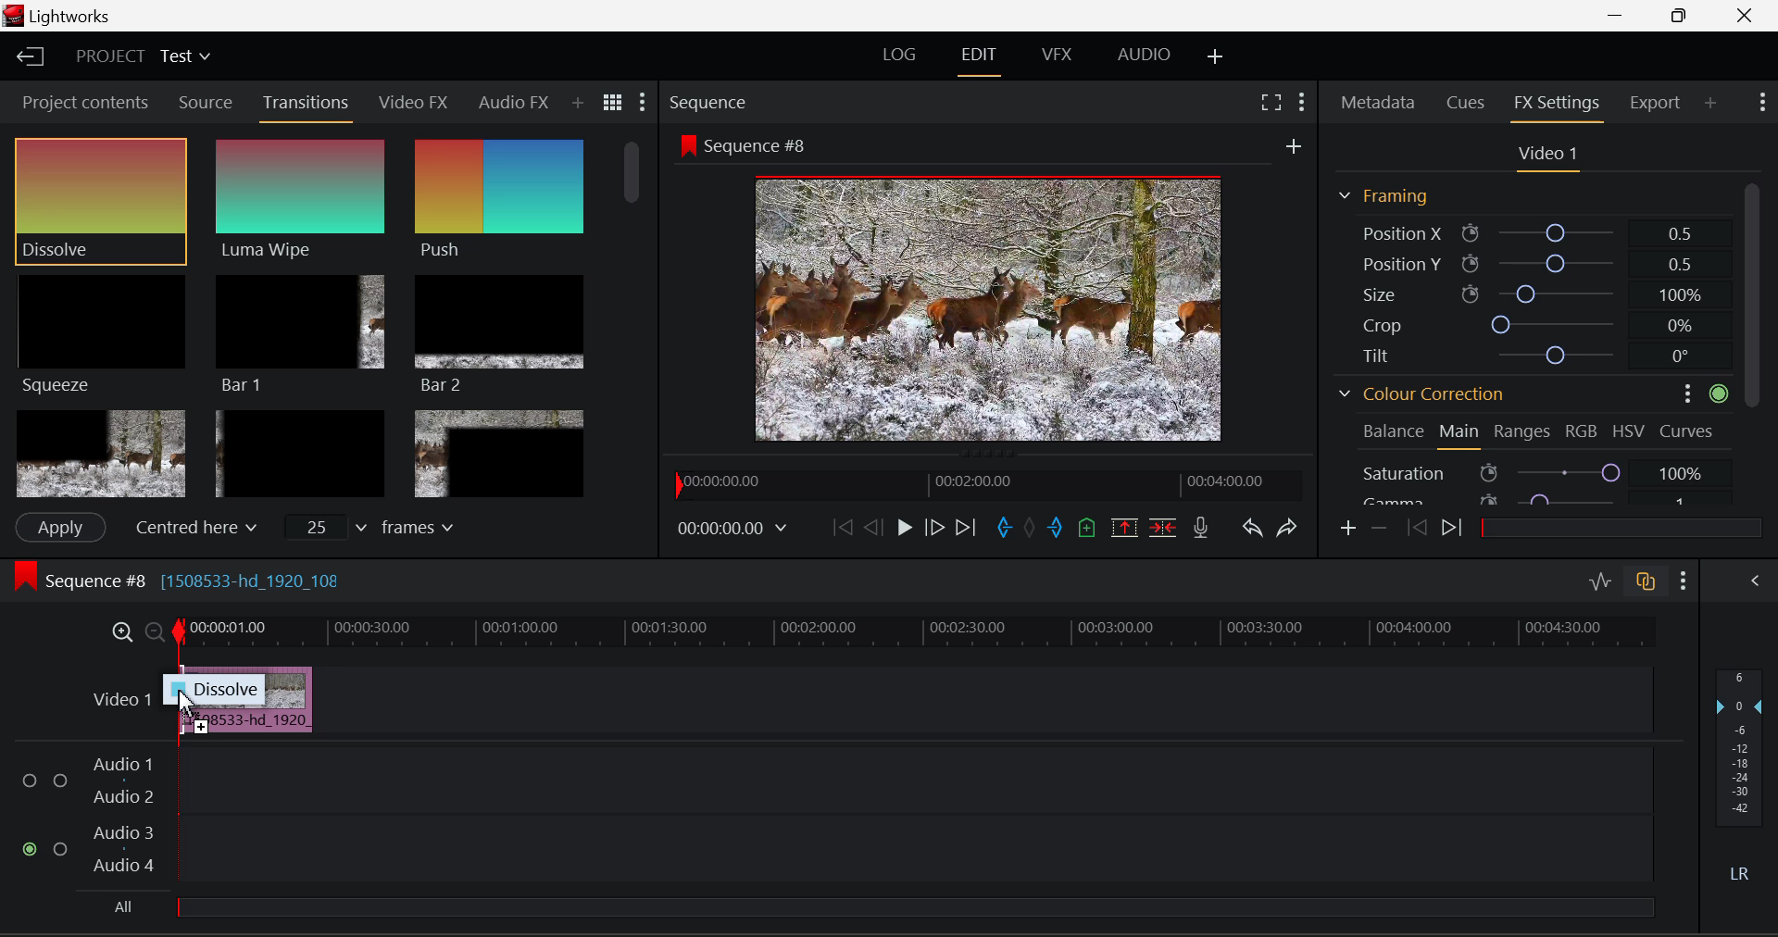  I want to click on Dissolve, so click(219, 687).